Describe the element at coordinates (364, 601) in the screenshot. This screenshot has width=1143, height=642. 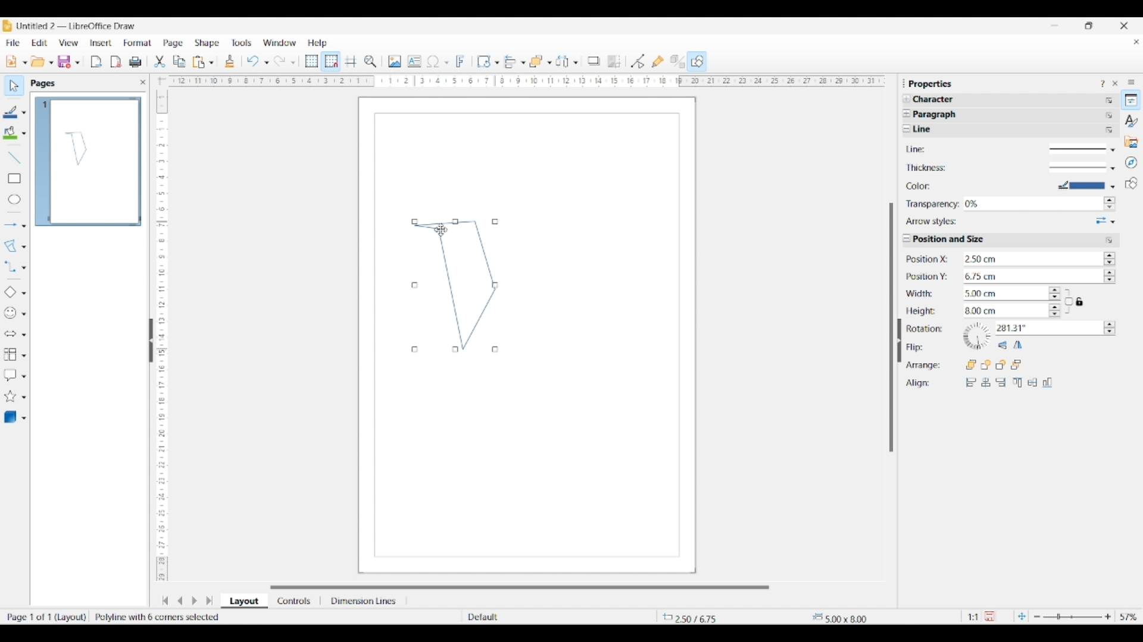
I see `Dimension lines` at that location.